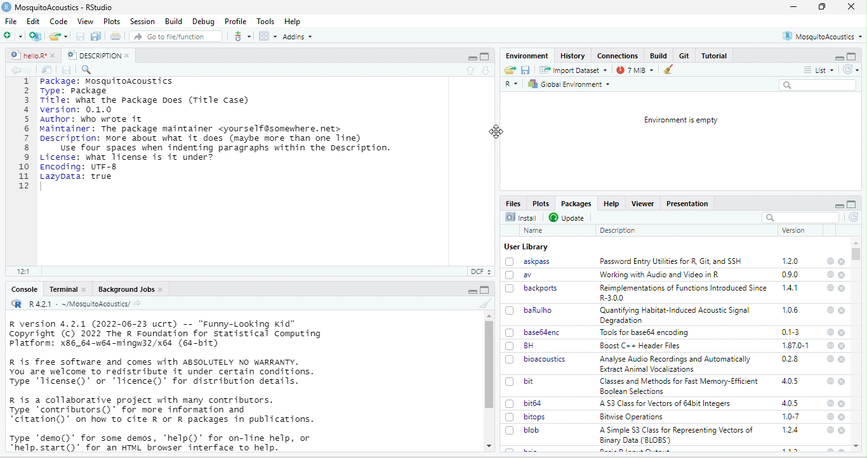  Describe the element at coordinates (526, 55) in the screenshot. I see `Environment` at that location.